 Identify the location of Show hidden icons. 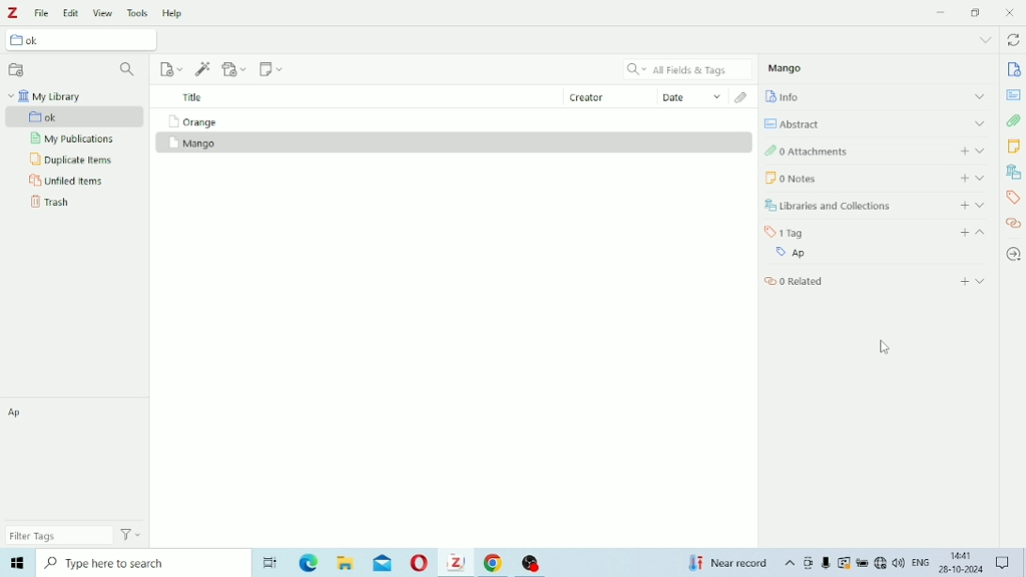
(790, 564).